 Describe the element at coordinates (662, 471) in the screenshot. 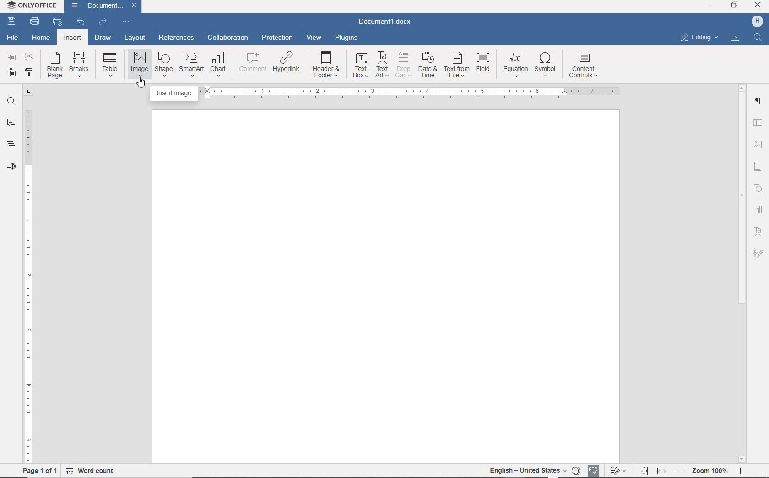

I see `fit to width` at that location.